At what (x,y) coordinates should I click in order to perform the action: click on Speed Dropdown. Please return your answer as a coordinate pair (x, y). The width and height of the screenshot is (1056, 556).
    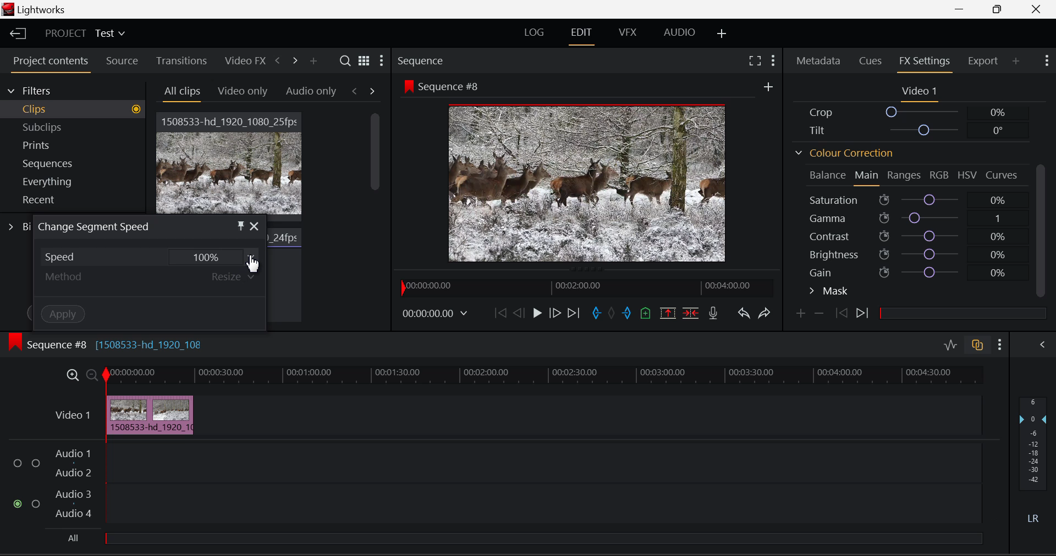
    Looking at the image, I should click on (66, 256).